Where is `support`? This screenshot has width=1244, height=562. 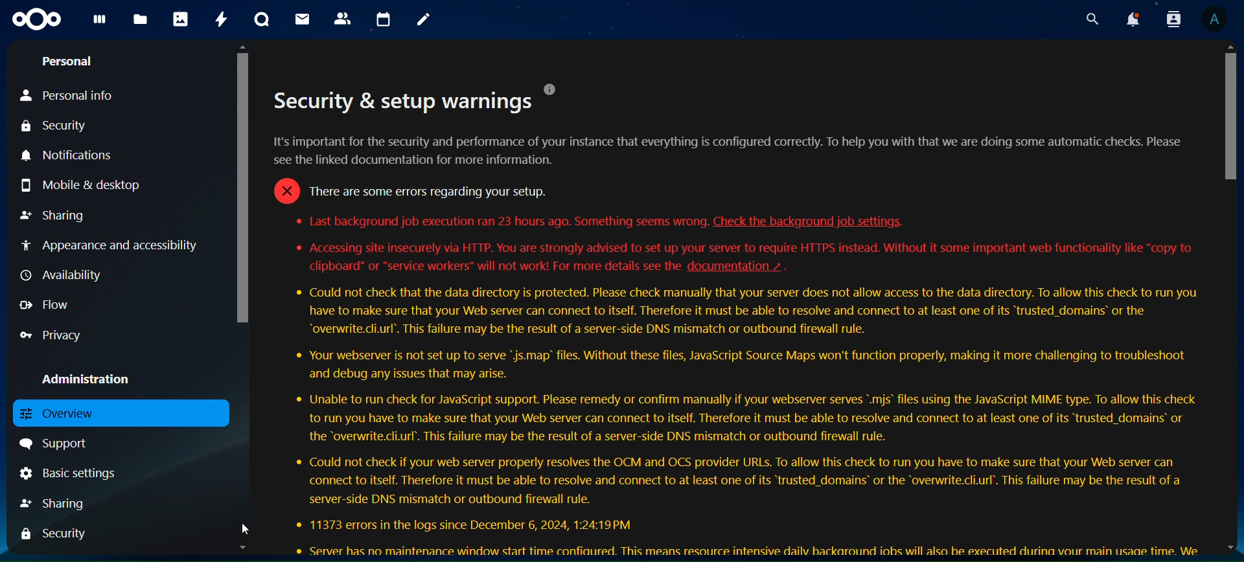
support is located at coordinates (55, 443).